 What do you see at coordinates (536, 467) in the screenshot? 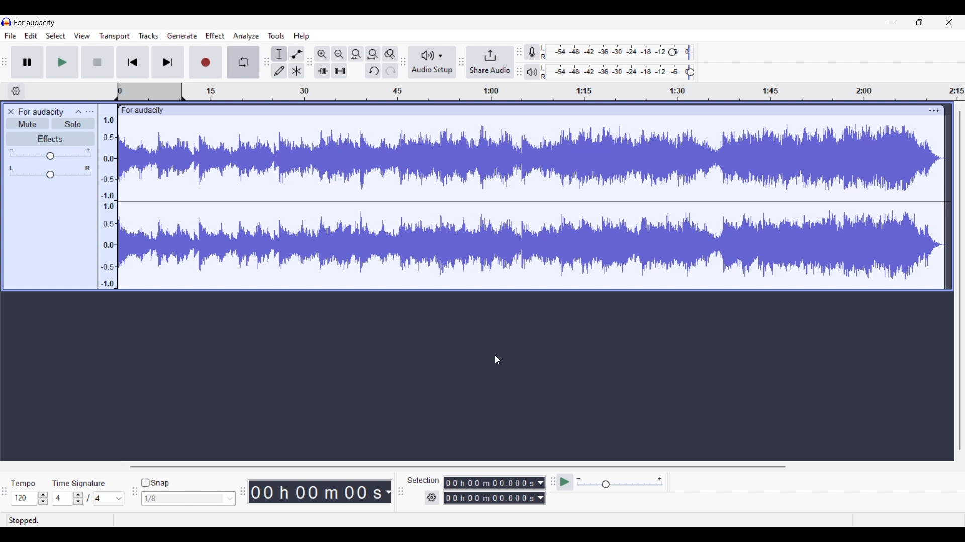
I see `Horizontal slide bar` at bounding box center [536, 467].